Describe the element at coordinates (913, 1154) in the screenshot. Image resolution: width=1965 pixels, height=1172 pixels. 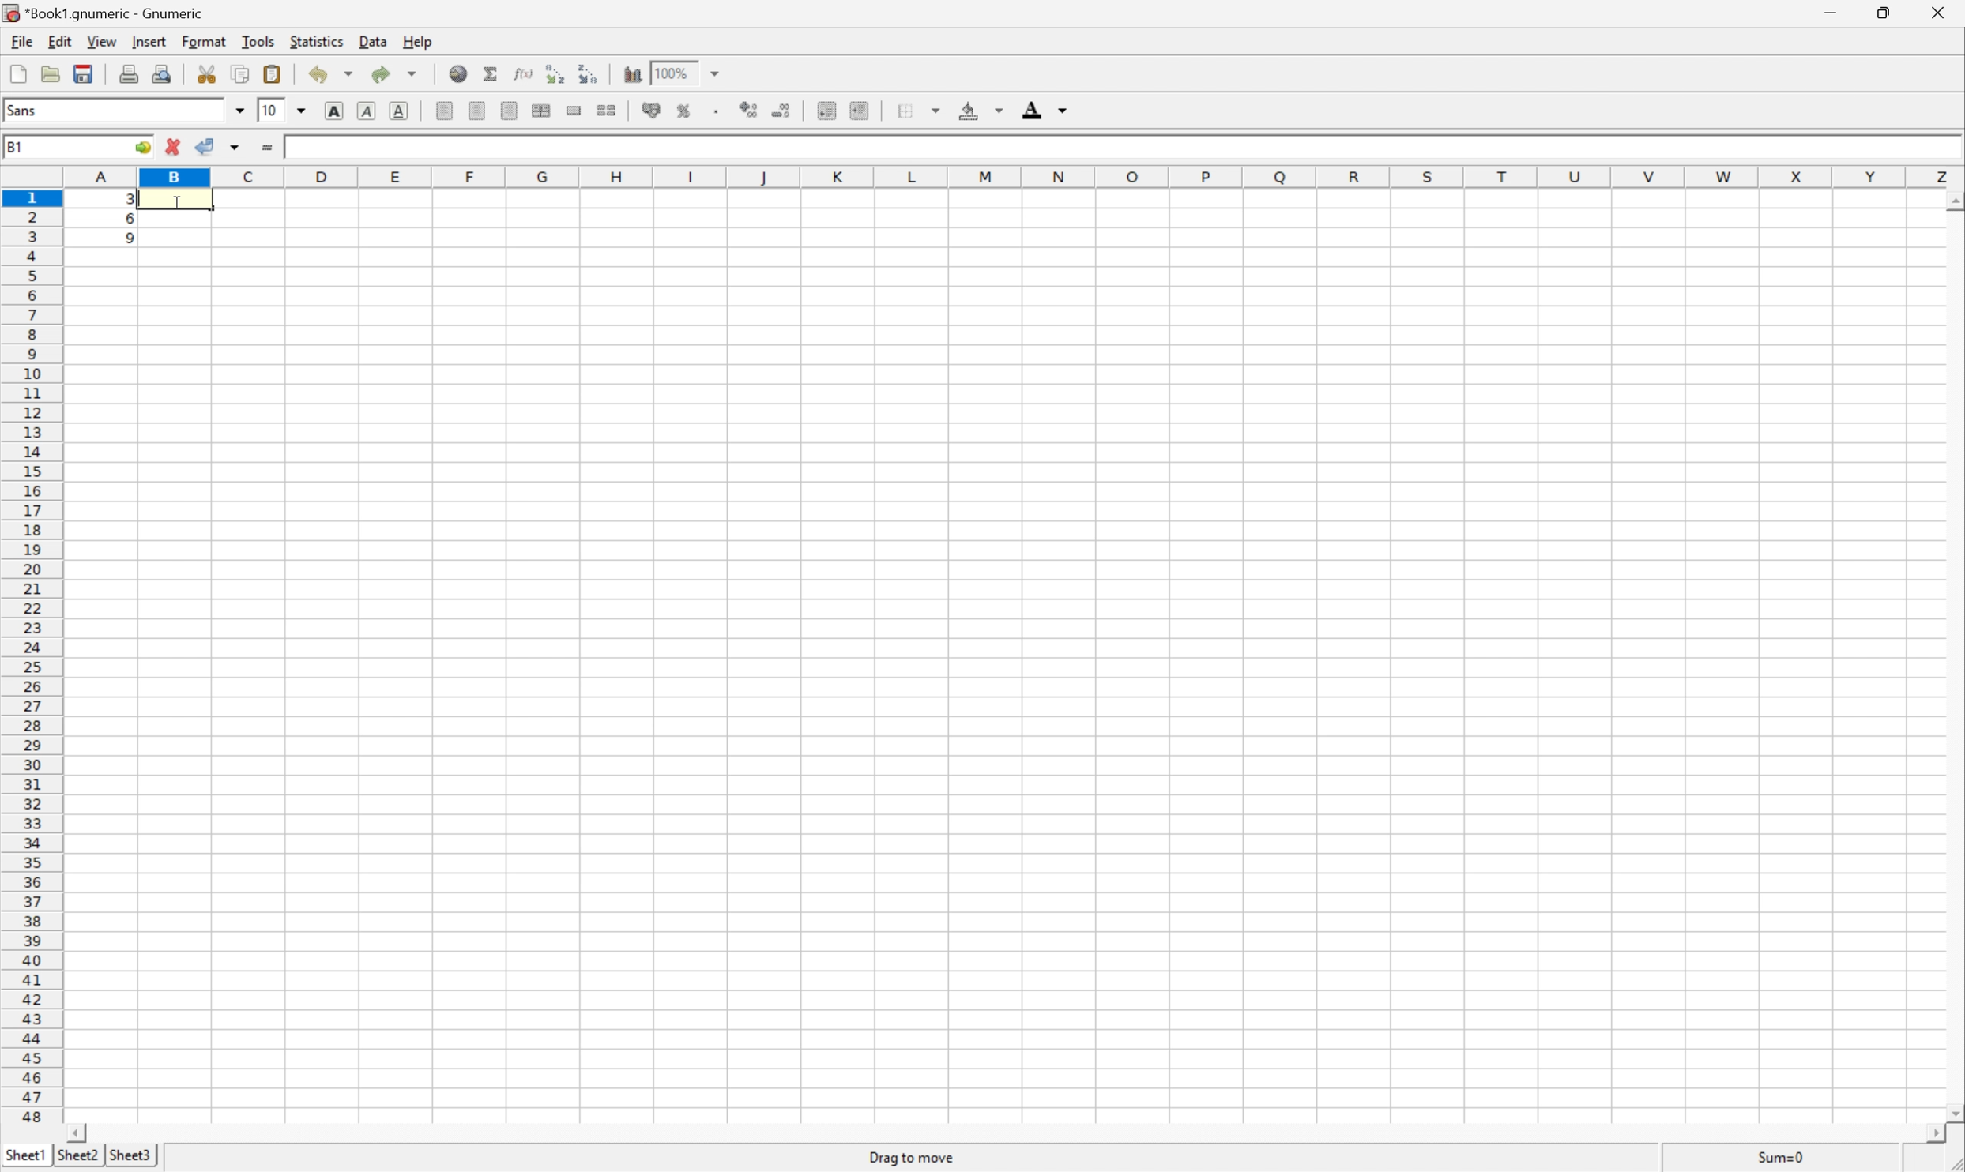
I see `Drag to move` at that location.